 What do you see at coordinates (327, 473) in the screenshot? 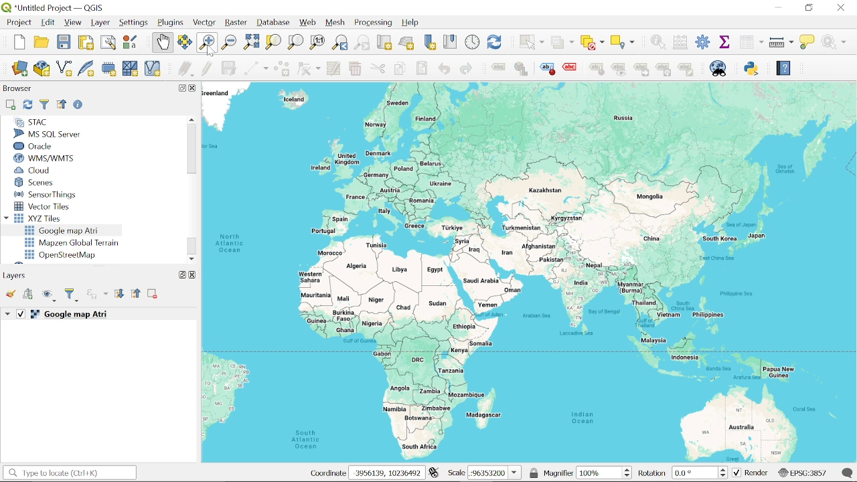
I see `co-ordinate` at bounding box center [327, 473].